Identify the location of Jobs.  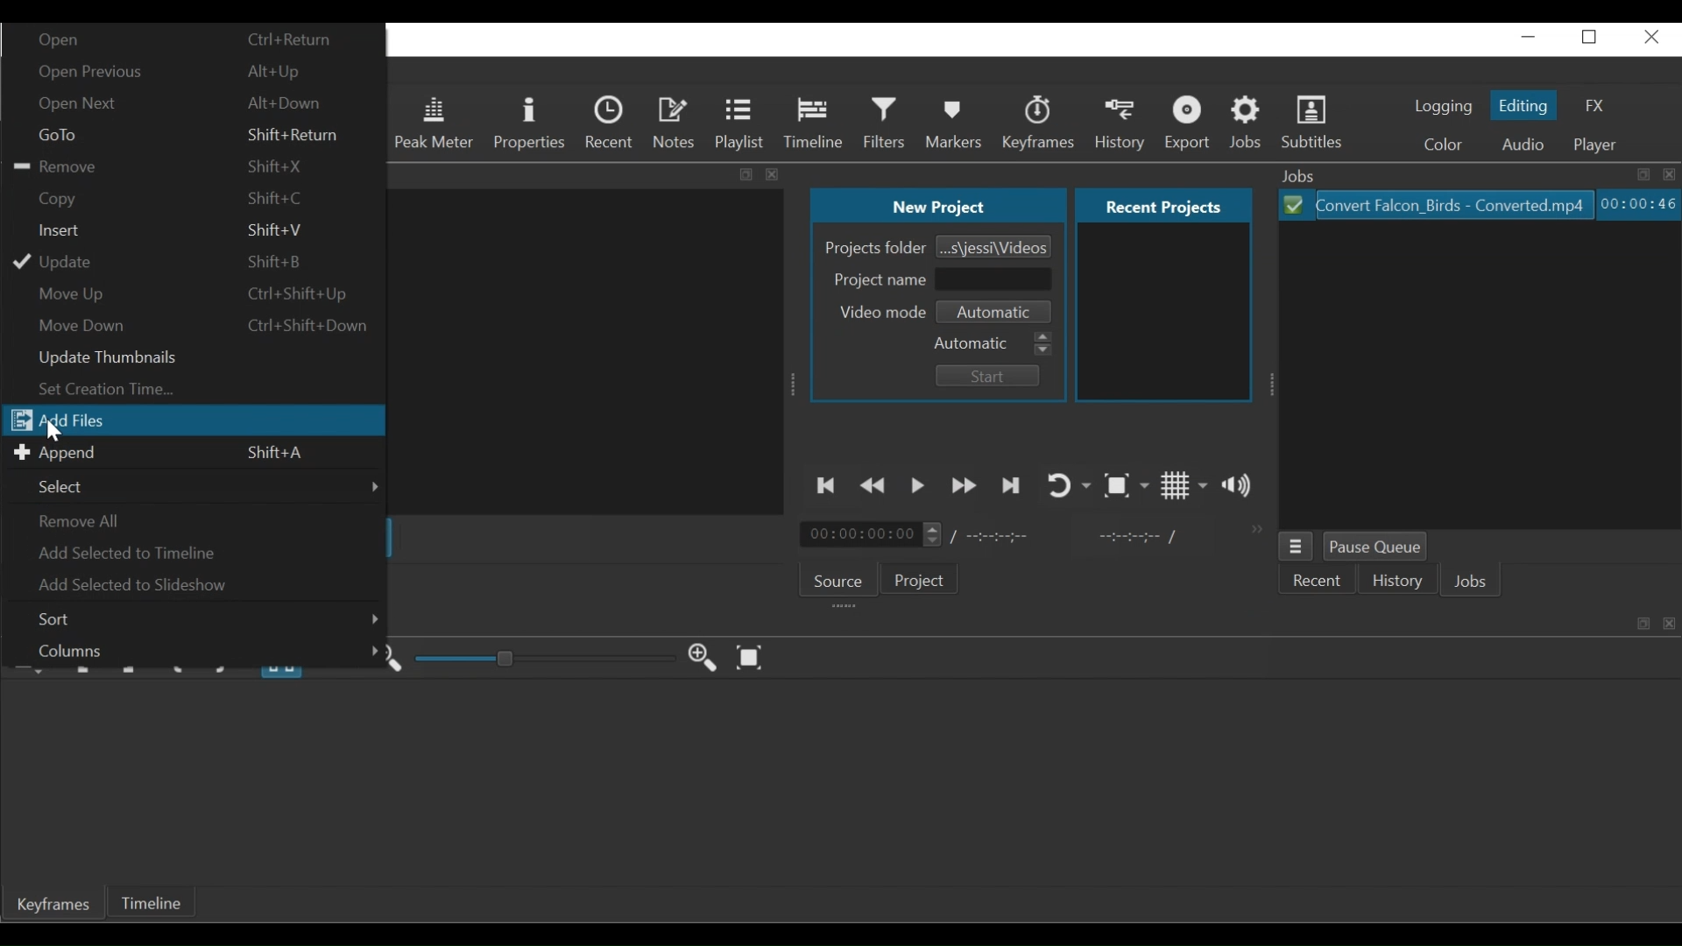
(1473, 580).